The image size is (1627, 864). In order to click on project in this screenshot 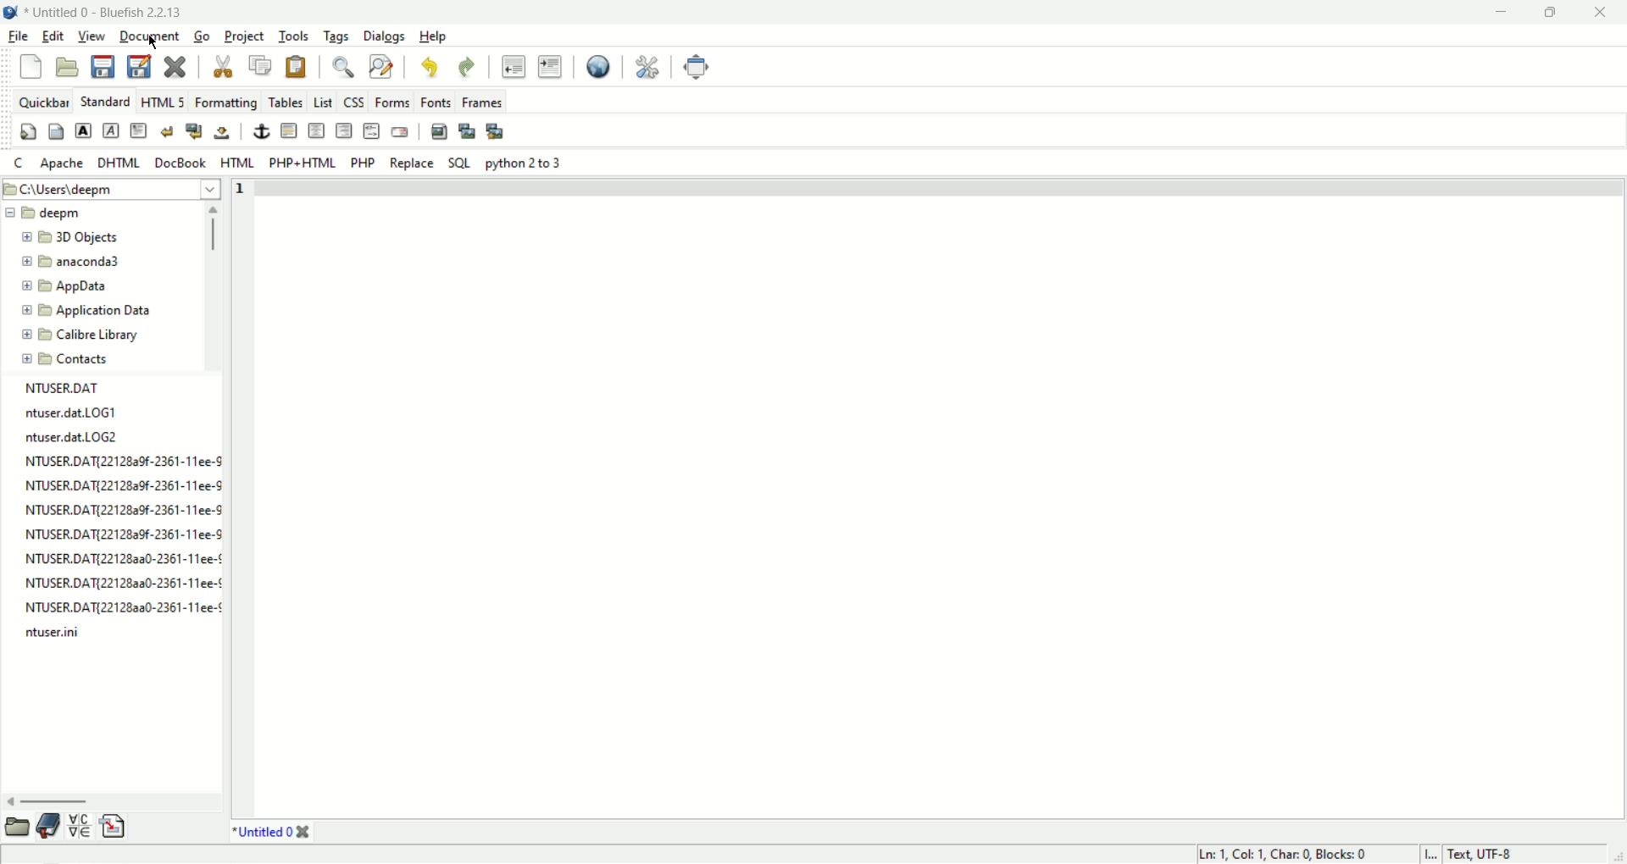, I will do `click(244, 36)`.